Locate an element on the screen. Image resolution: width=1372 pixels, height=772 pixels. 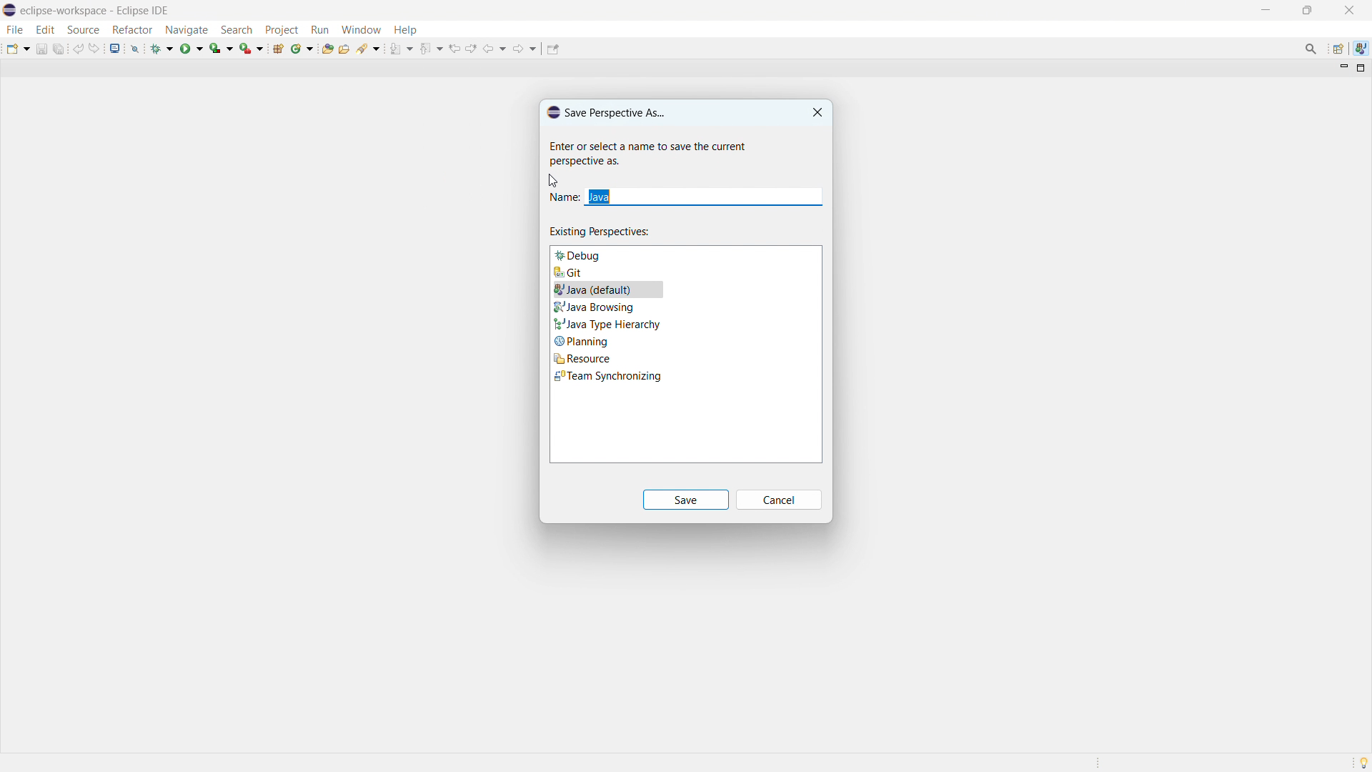
redo is located at coordinates (96, 47).